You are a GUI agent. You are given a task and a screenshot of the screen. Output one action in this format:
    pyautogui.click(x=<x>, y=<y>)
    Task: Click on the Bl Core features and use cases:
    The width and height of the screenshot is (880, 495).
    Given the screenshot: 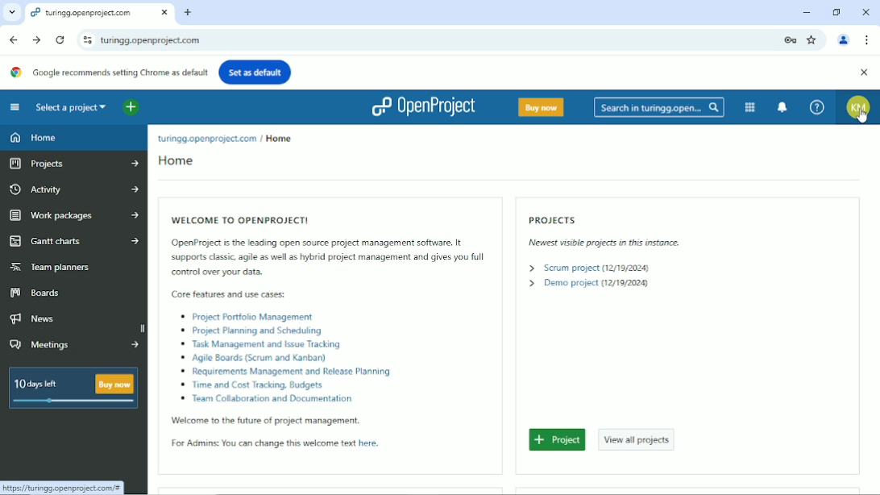 What is the action you would take?
    pyautogui.click(x=230, y=294)
    